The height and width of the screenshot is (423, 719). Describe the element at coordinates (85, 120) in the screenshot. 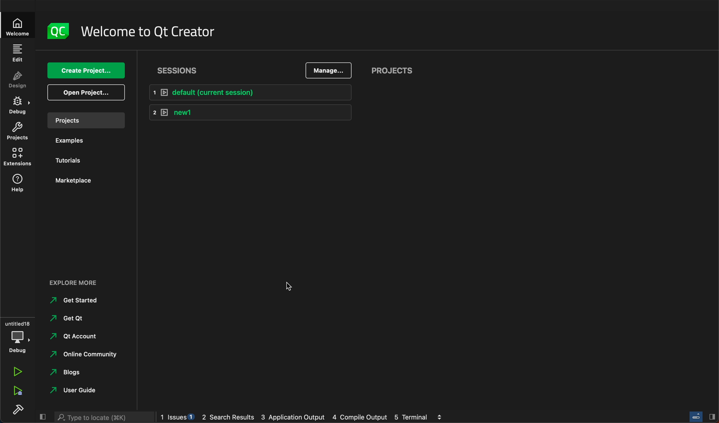

I see `project` at that location.